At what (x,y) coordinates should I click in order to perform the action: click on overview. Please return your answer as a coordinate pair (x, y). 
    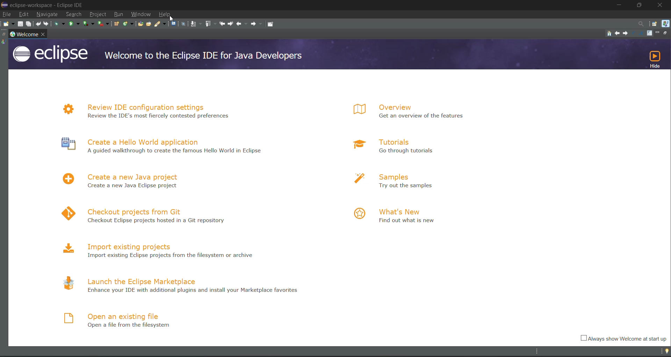
    Looking at the image, I should click on (413, 105).